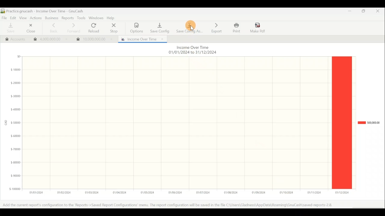 This screenshot has height=216, width=385. What do you see at coordinates (10, 28) in the screenshot?
I see `Save` at bounding box center [10, 28].